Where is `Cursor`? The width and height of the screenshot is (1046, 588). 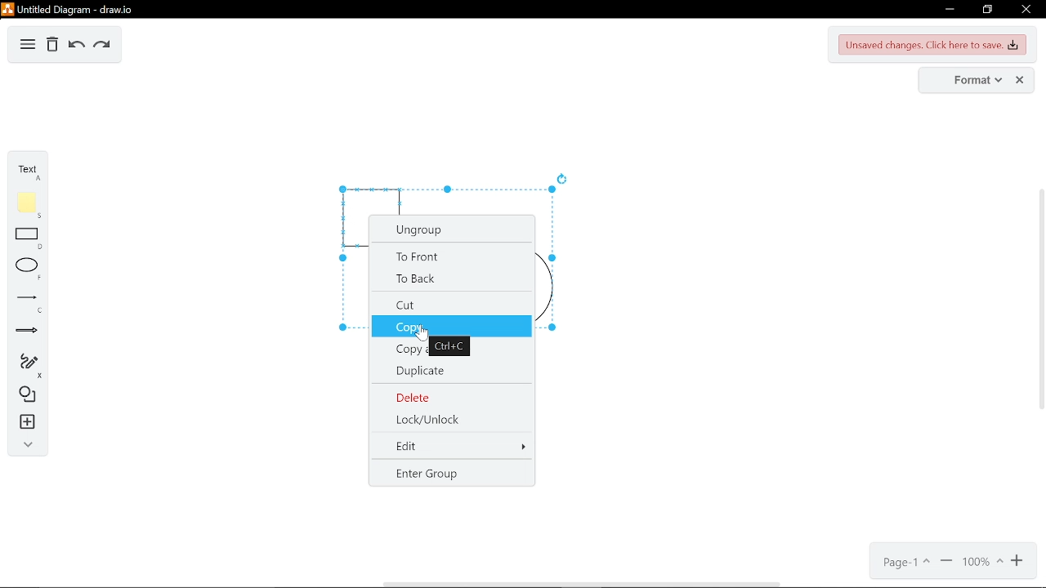
Cursor is located at coordinates (422, 333).